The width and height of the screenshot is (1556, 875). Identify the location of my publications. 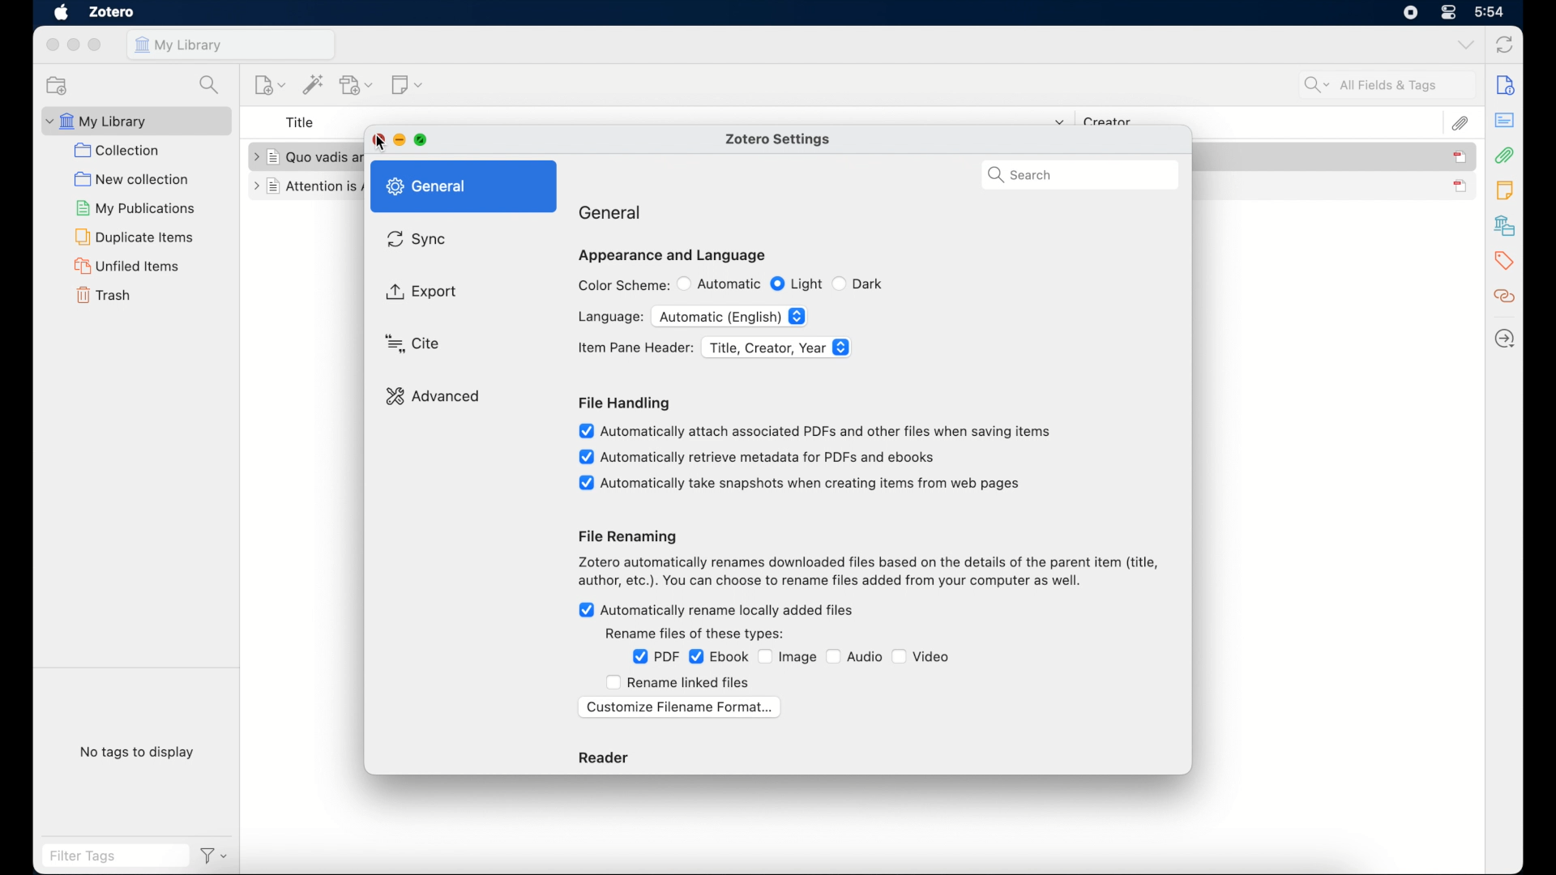
(138, 208).